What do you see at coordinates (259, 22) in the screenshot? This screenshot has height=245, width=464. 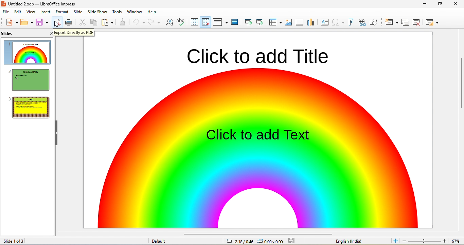 I see `start from current ` at bounding box center [259, 22].